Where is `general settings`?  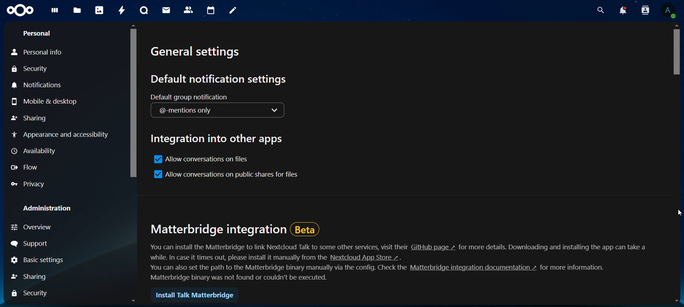 general settings is located at coordinates (196, 54).